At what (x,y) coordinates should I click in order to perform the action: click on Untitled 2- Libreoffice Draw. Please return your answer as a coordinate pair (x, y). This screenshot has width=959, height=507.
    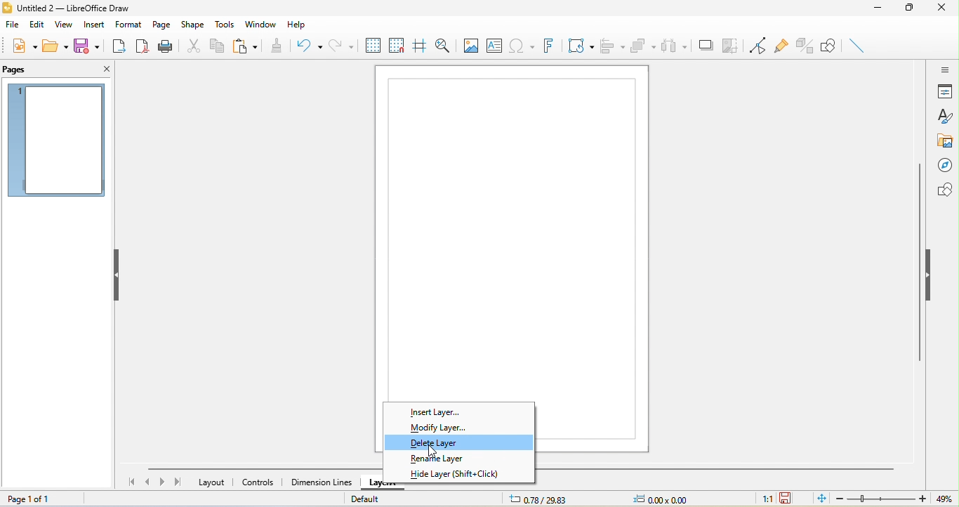
    Looking at the image, I should click on (82, 7).